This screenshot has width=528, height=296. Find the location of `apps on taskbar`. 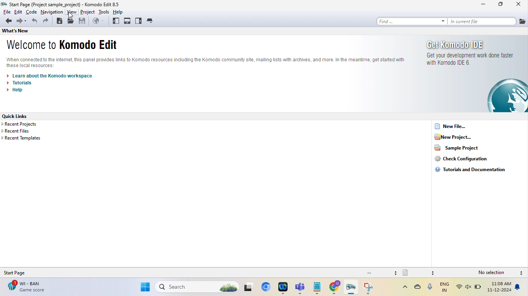

apps on taskbar is located at coordinates (353, 288).